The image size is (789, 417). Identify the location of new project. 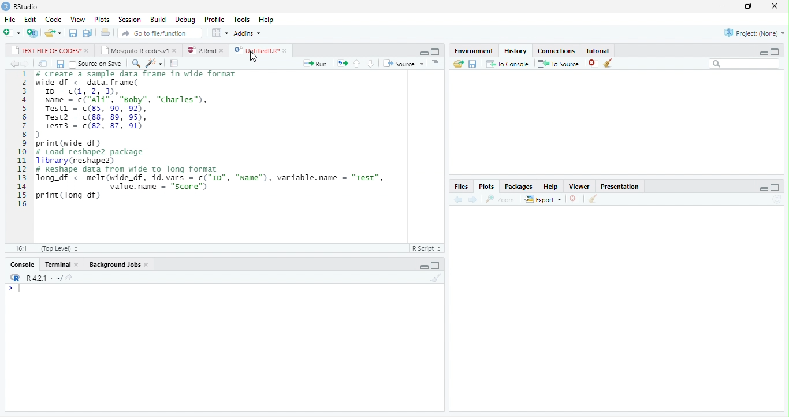
(32, 33).